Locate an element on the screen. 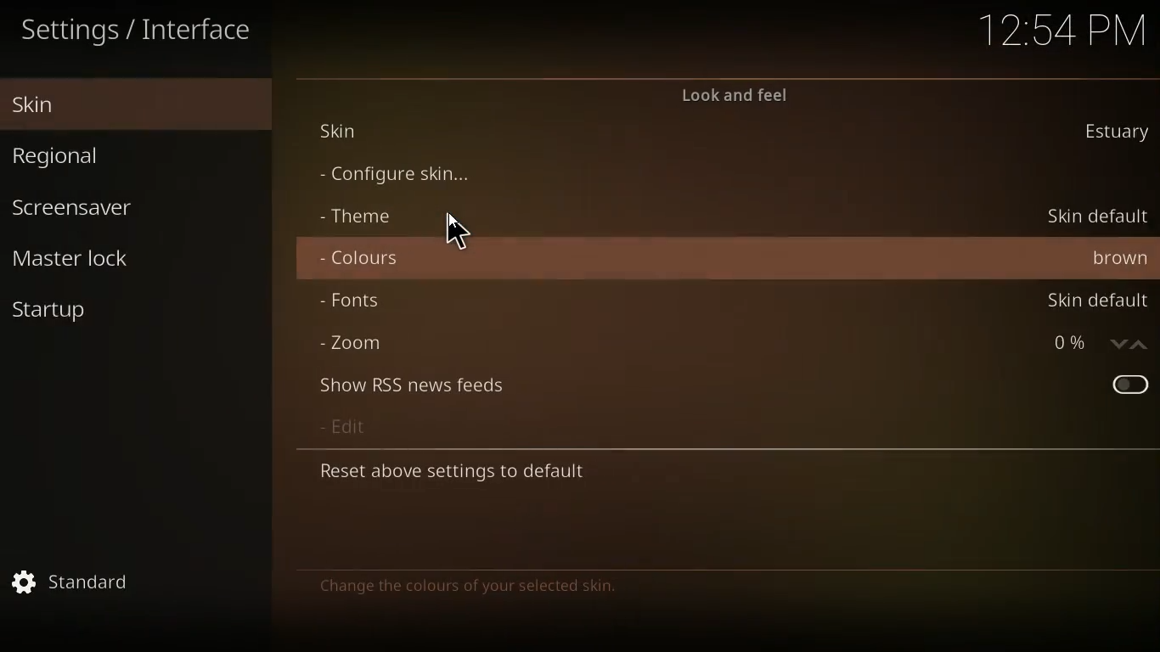 This screenshot has height=652, width=1160. - Fonts is located at coordinates (350, 303).